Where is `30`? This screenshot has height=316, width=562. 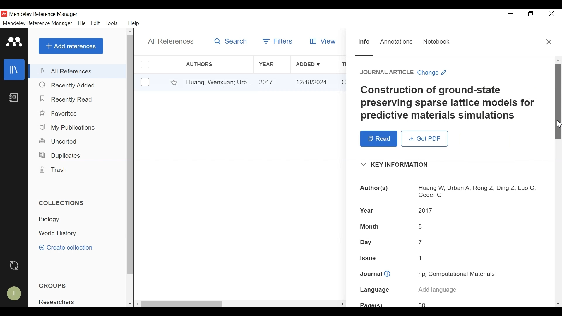
30 is located at coordinates (423, 305).